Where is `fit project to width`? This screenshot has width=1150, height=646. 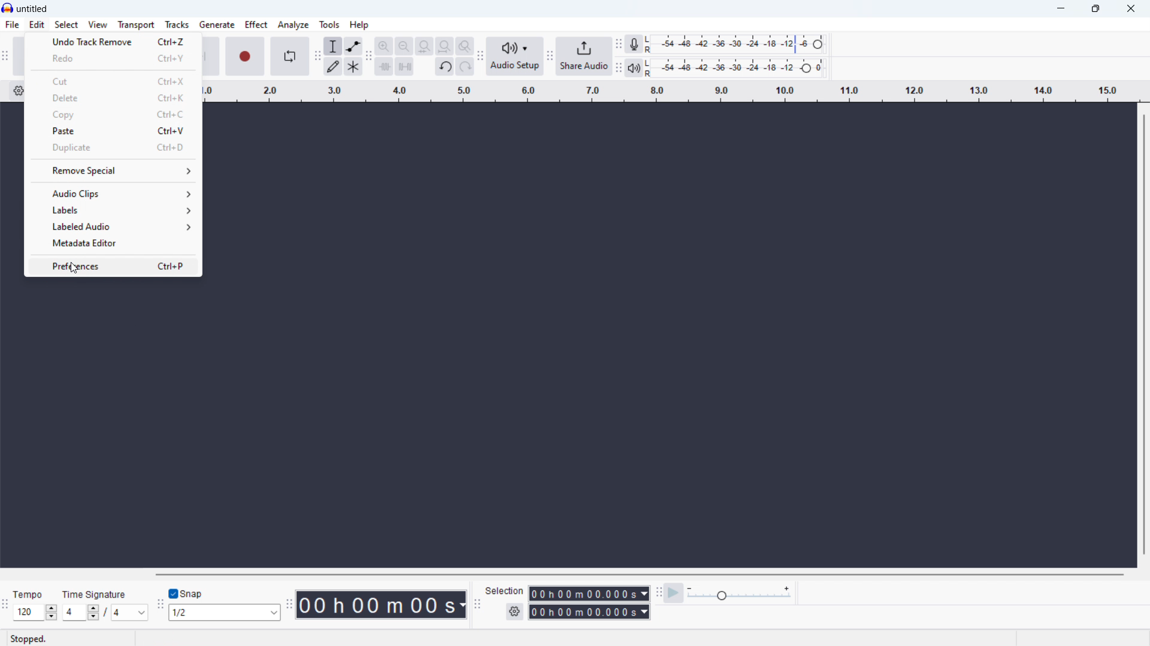 fit project to width is located at coordinates (444, 46).